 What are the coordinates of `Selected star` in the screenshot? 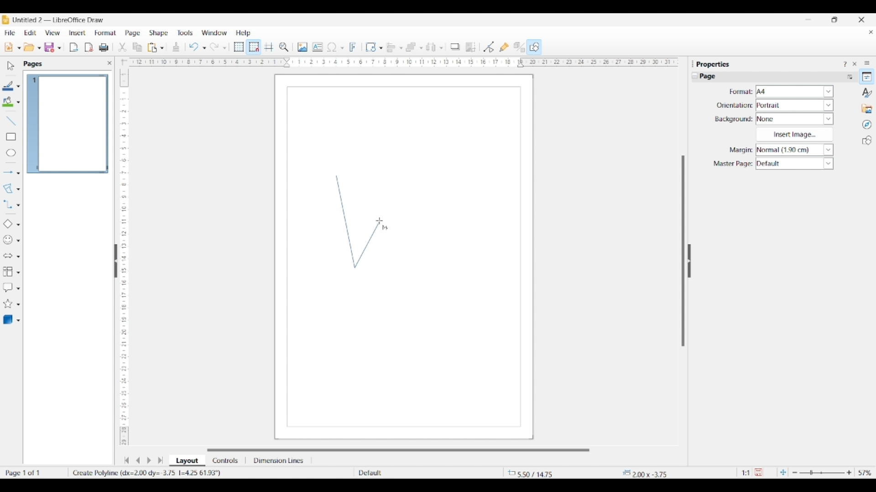 It's located at (8, 304).